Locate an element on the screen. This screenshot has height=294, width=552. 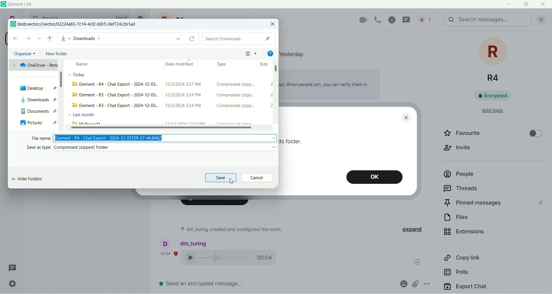
cursor is located at coordinates (231, 184).